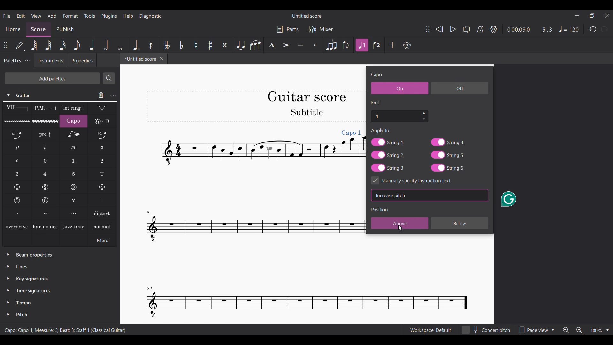 This screenshot has width=613, height=345. Describe the element at coordinates (362, 45) in the screenshot. I see `Highlighted after current selection` at that location.